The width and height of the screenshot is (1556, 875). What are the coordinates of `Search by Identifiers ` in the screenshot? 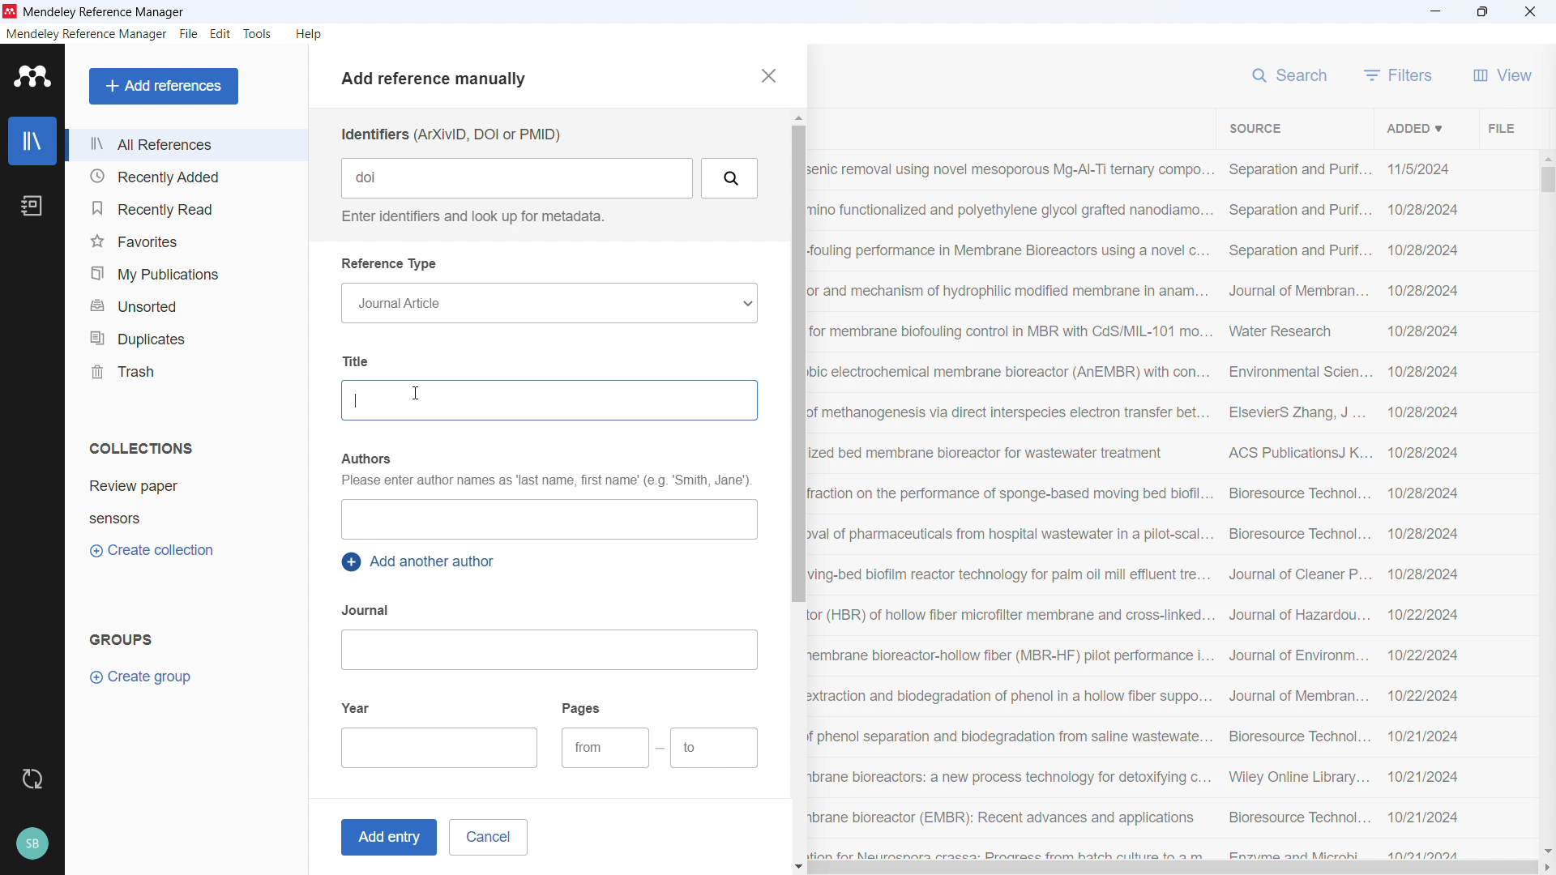 It's located at (731, 178).